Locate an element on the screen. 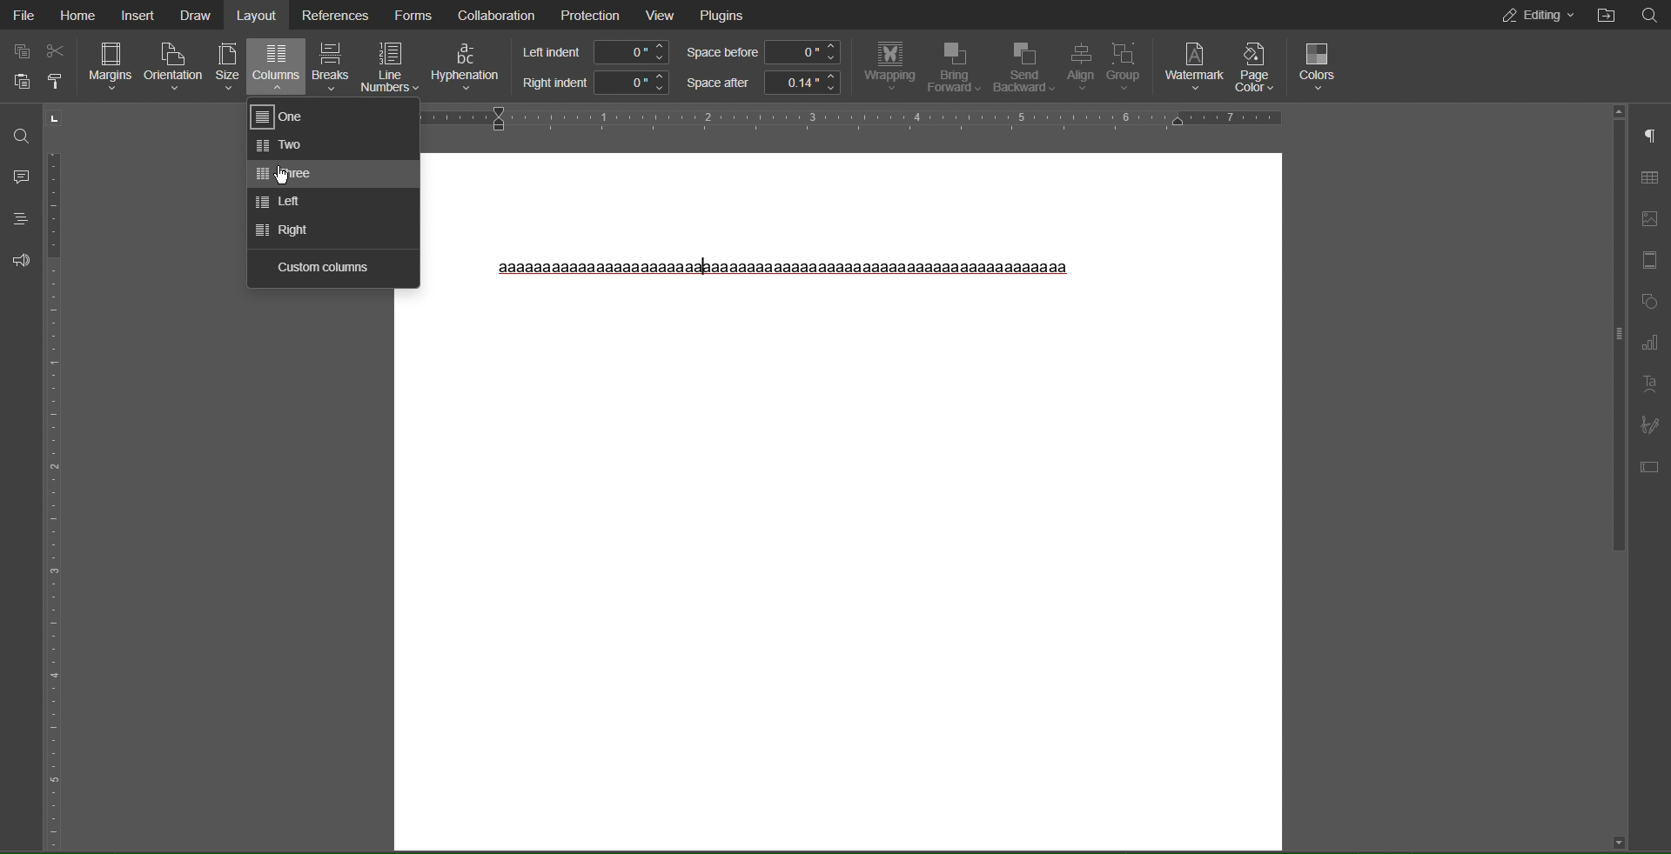 The height and width of the screenshot is (854, 1671). Colors is located at coordinates (1320, 64).